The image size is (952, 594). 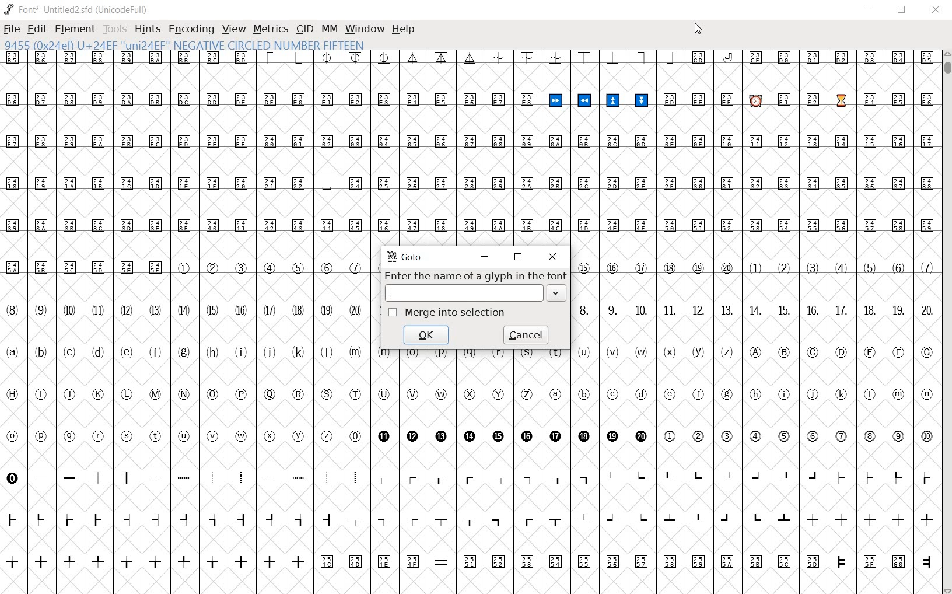 What do you see at coordinates (146, 30) in the screenshot?
I see `HINTS` at bounding box center [146, 30].